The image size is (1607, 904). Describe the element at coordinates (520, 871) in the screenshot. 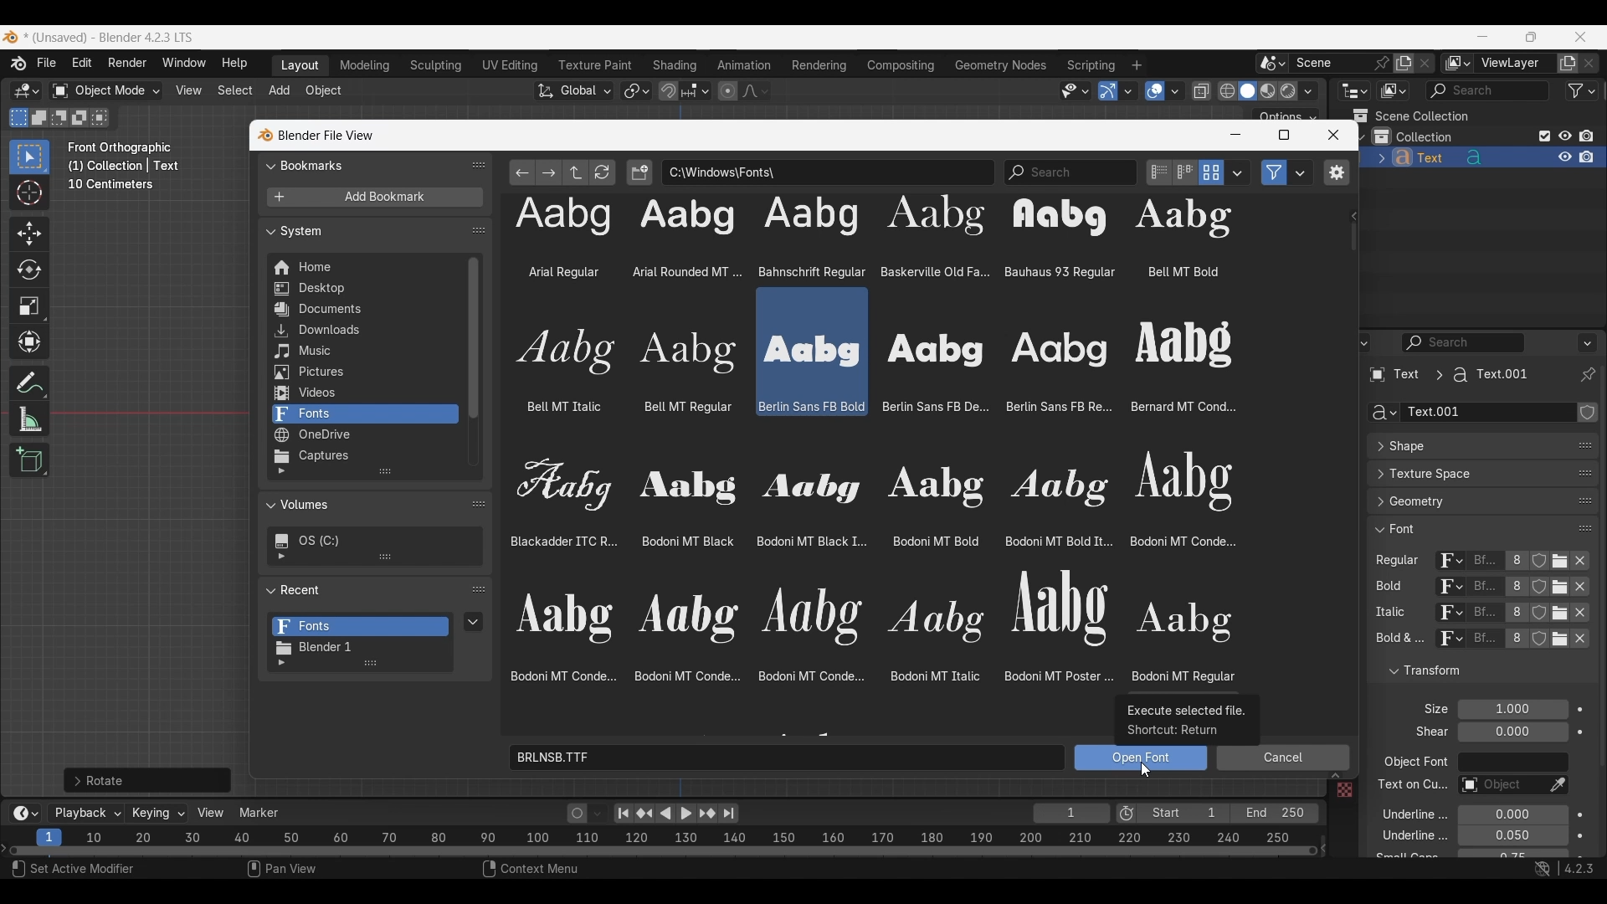

I see `content menu` at that location.